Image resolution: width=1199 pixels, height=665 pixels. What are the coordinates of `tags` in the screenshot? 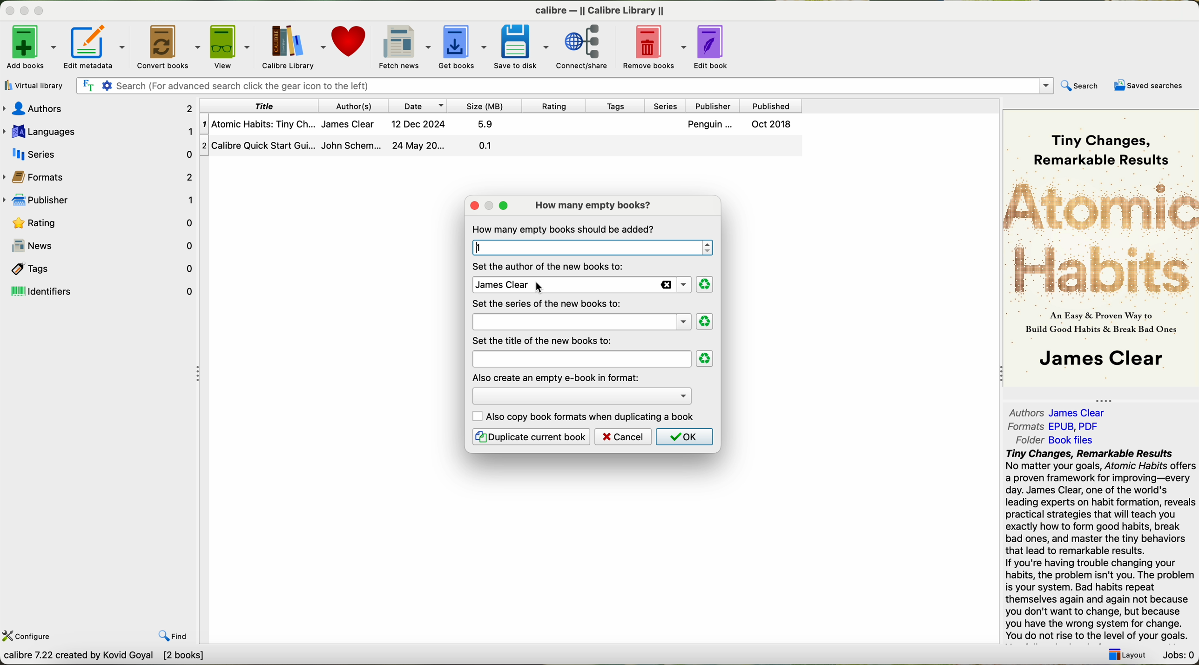 It's located at (99, 268).